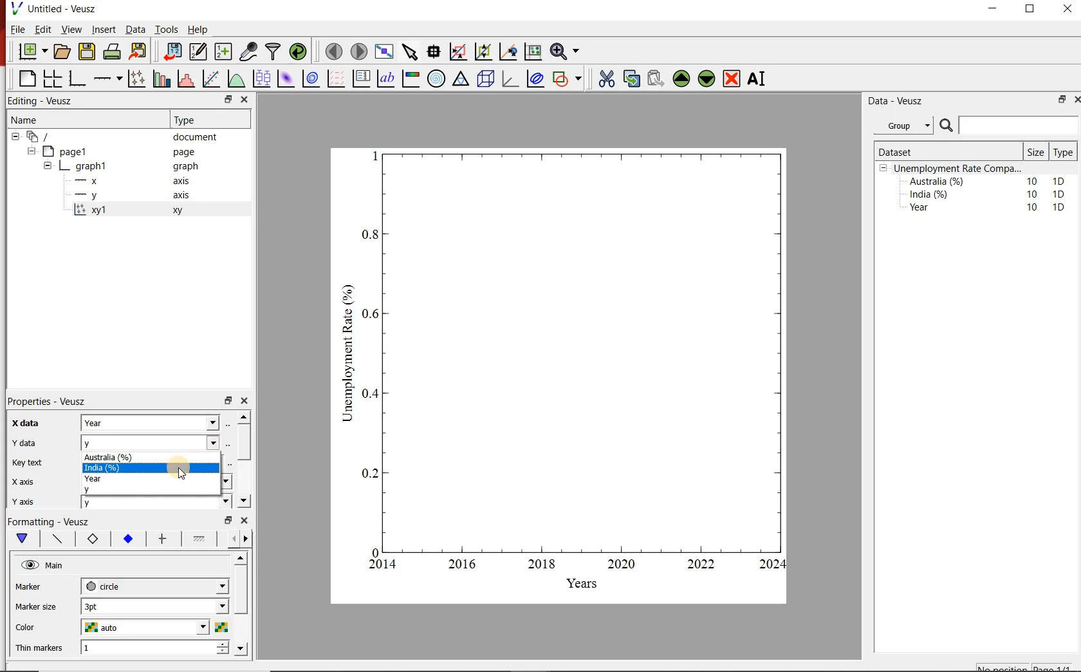  What do you see at coordinates (262, 78) in the screenshot?
I see `plot box plots` at bounding box center [262, 78].